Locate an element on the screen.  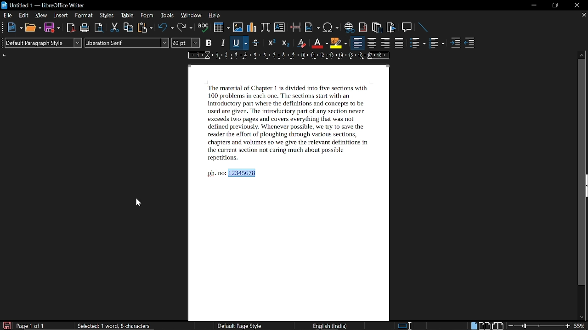
toggle ordered list is located at coordinates (437, 44).